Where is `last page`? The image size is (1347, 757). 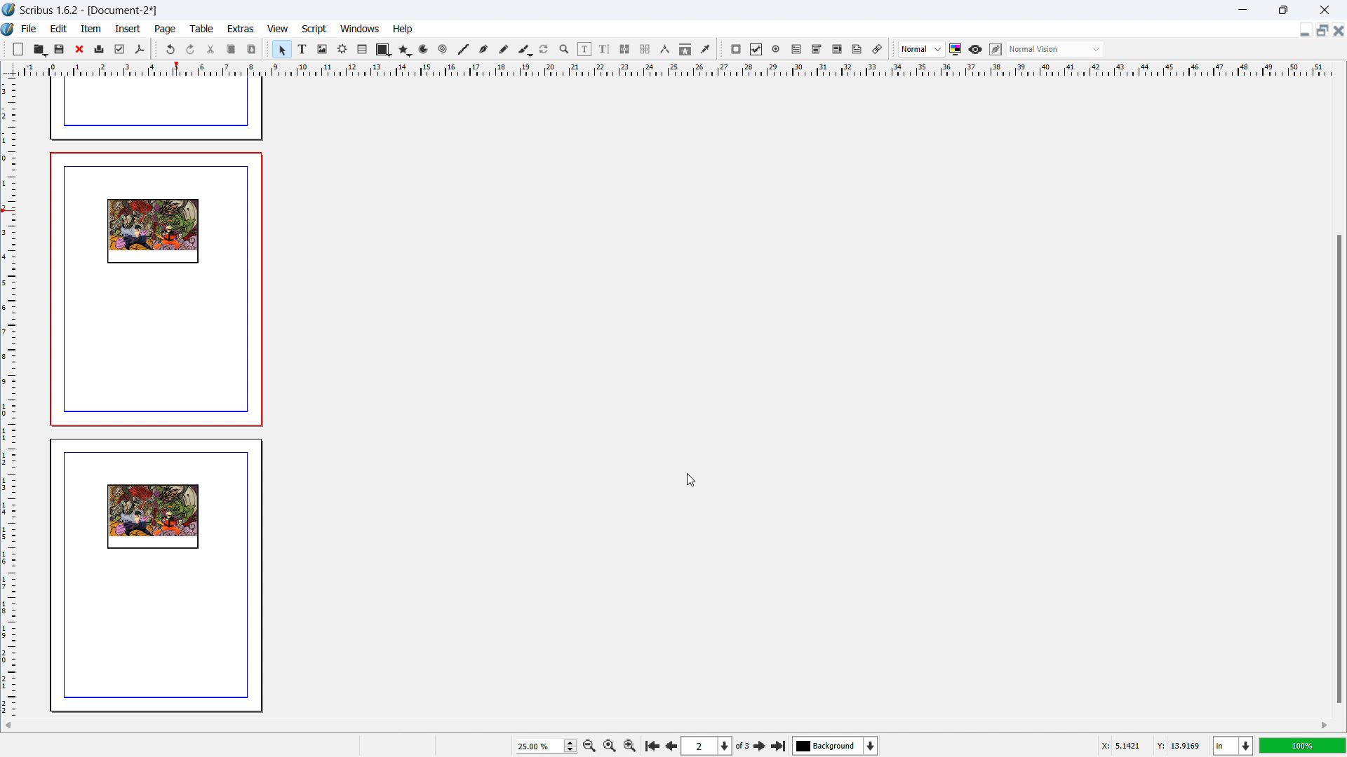
last page is located at coordinates (778, 744).